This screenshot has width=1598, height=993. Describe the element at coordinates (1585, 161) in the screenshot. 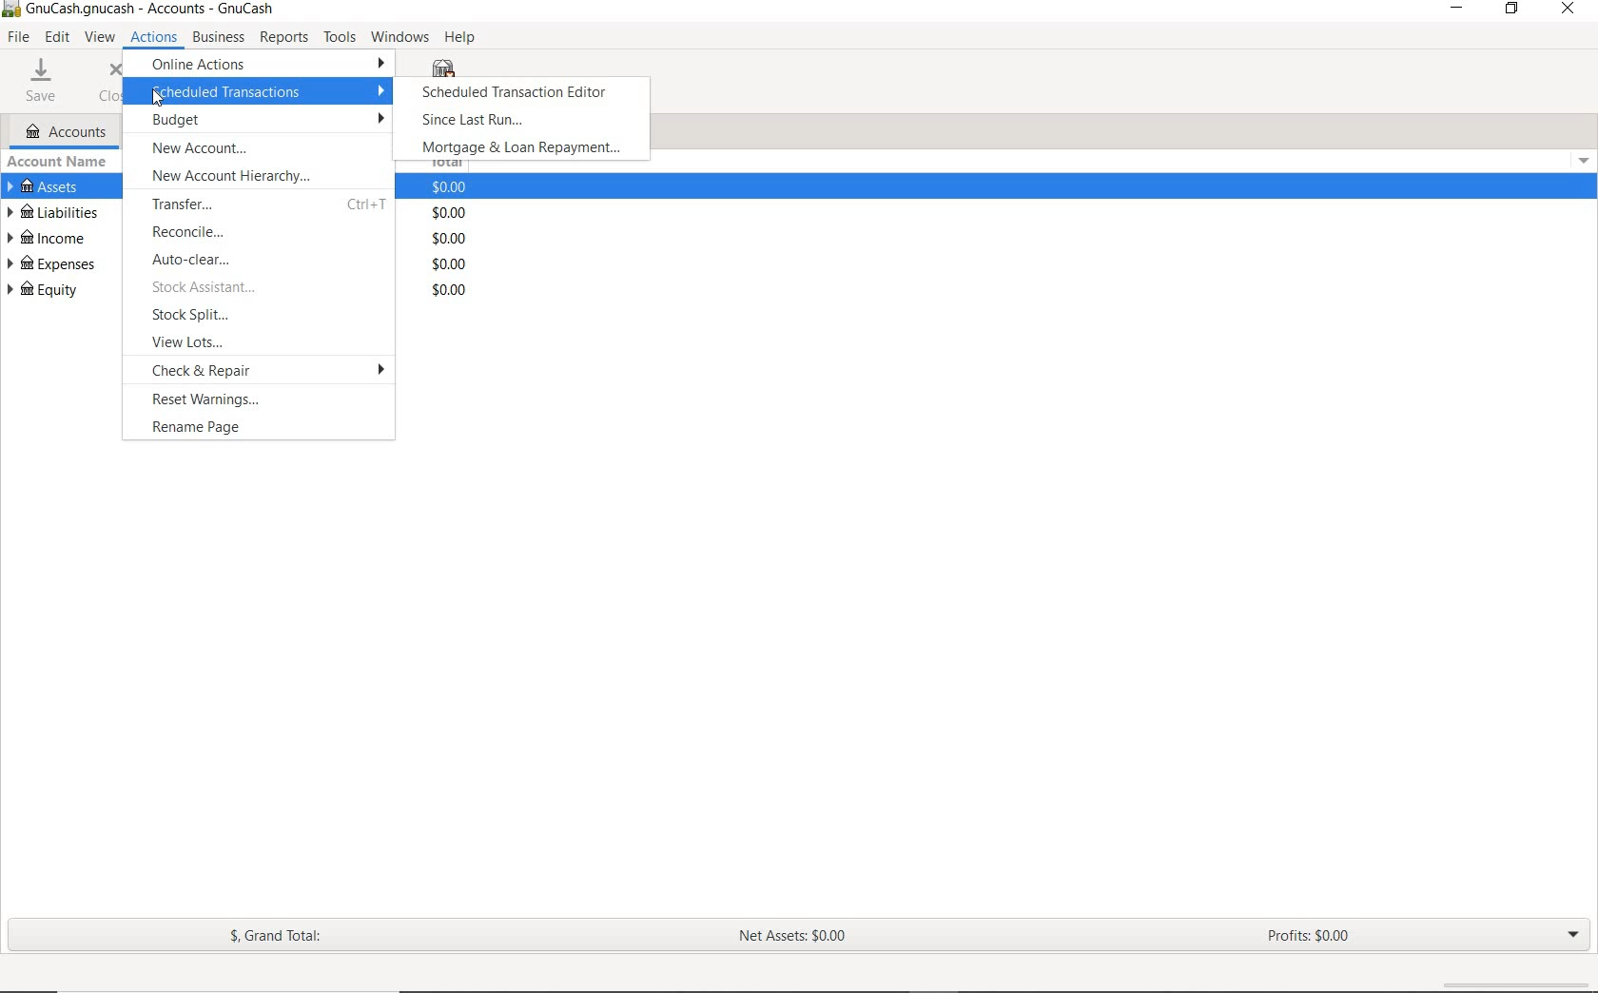

I see `Drop-down ` at that location.